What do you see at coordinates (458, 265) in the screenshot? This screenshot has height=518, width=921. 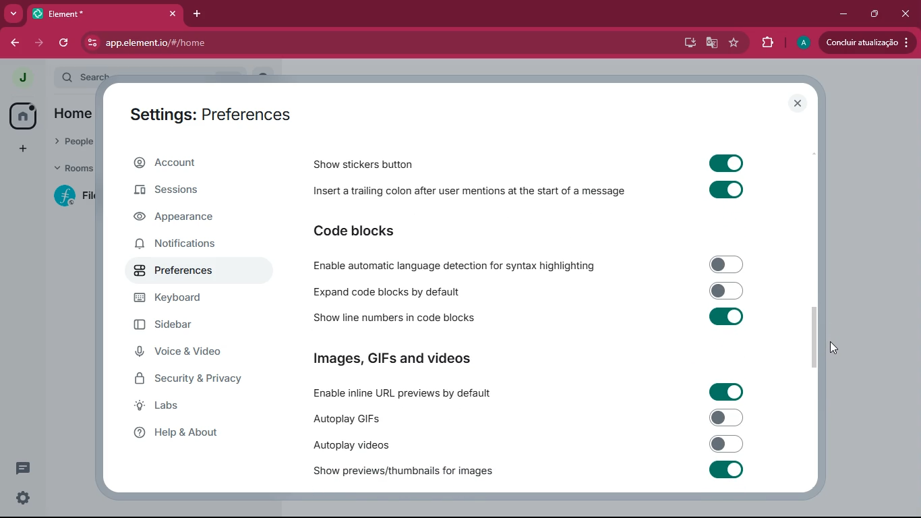 I see `automatic` at bounding box center [458, 265].